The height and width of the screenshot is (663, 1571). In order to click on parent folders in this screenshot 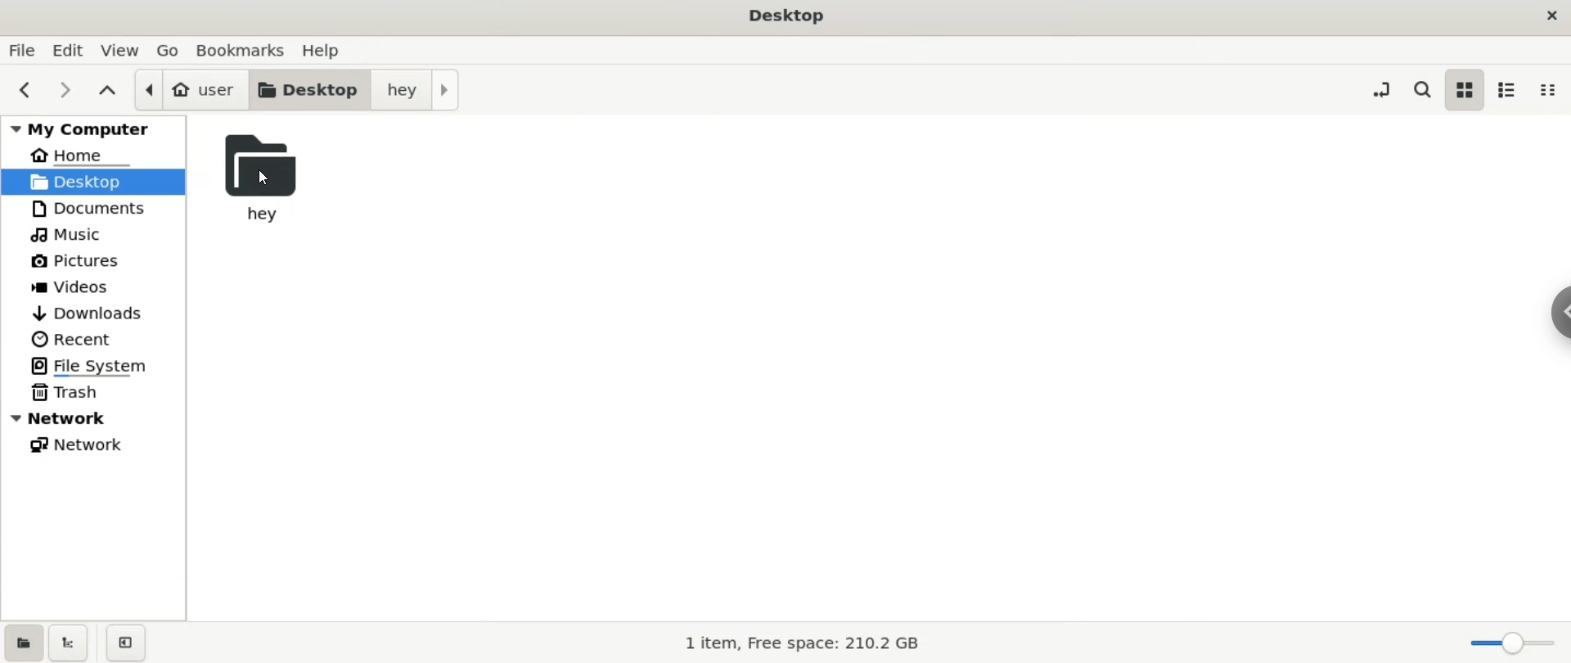, I will do `click(106, 92)`.